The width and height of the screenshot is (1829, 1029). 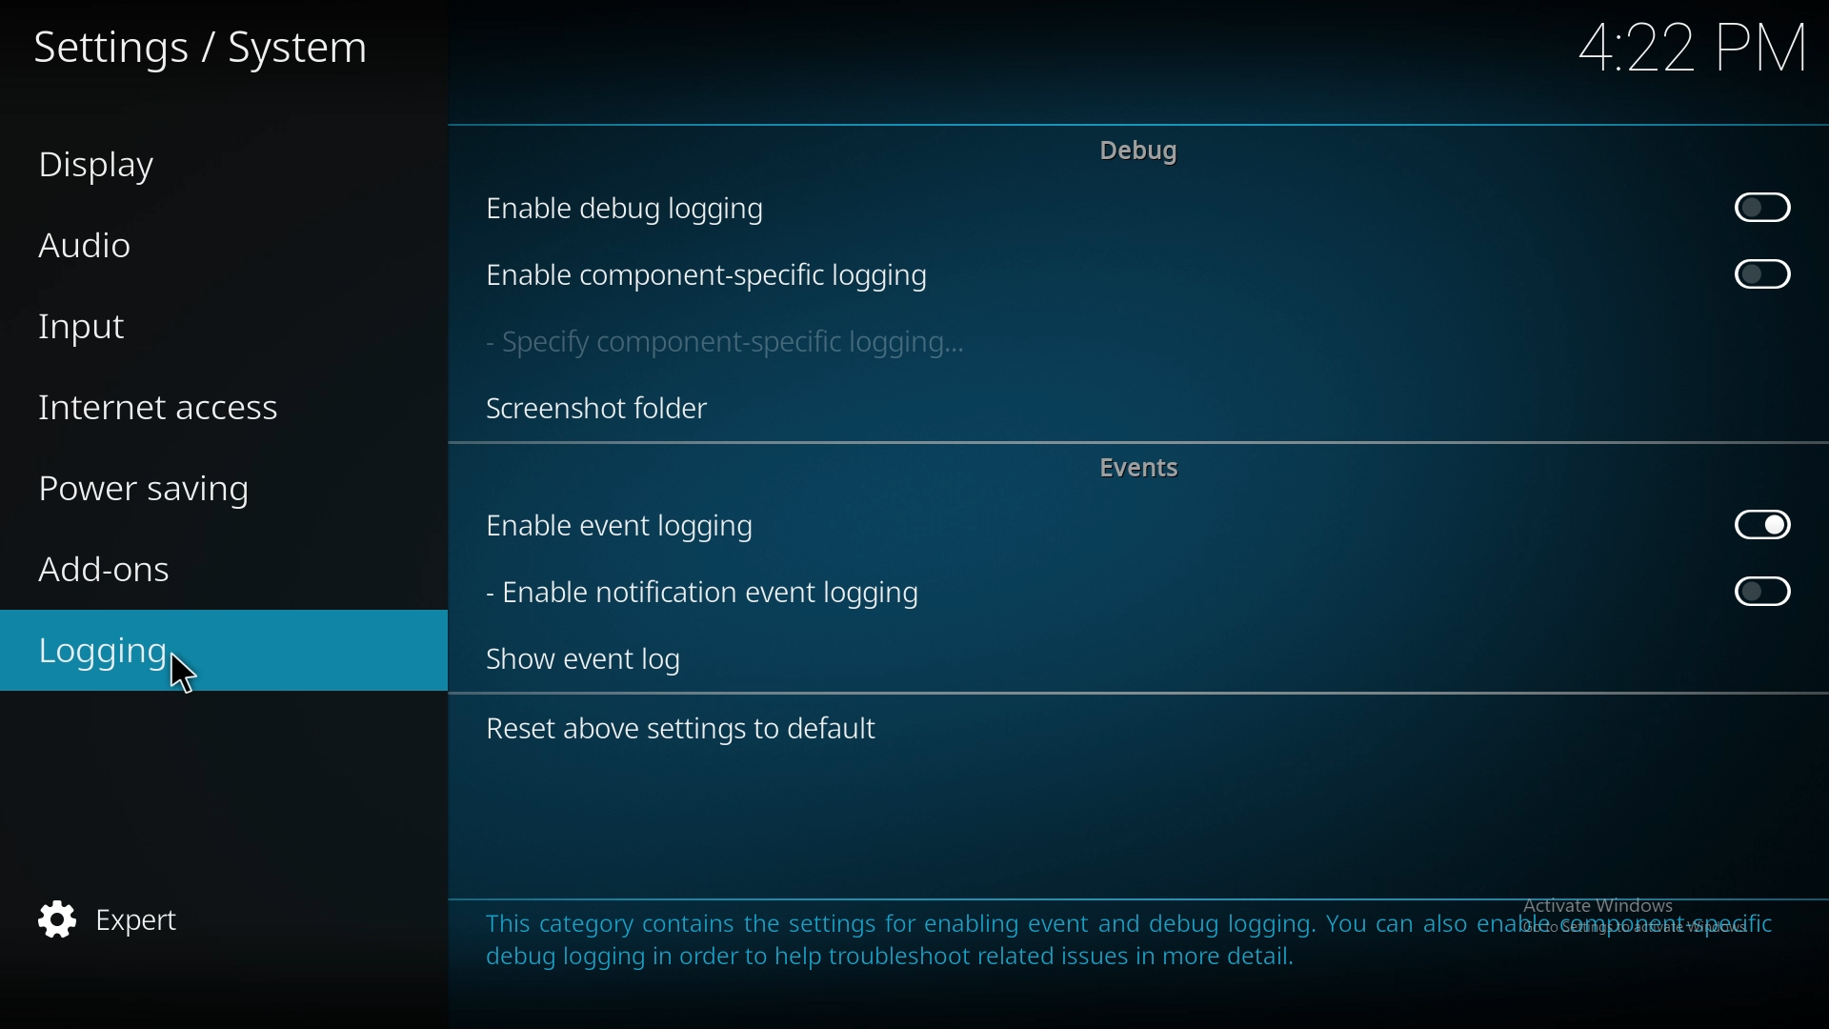 I want to click on screenshot folder, so click(x=598, y=408).